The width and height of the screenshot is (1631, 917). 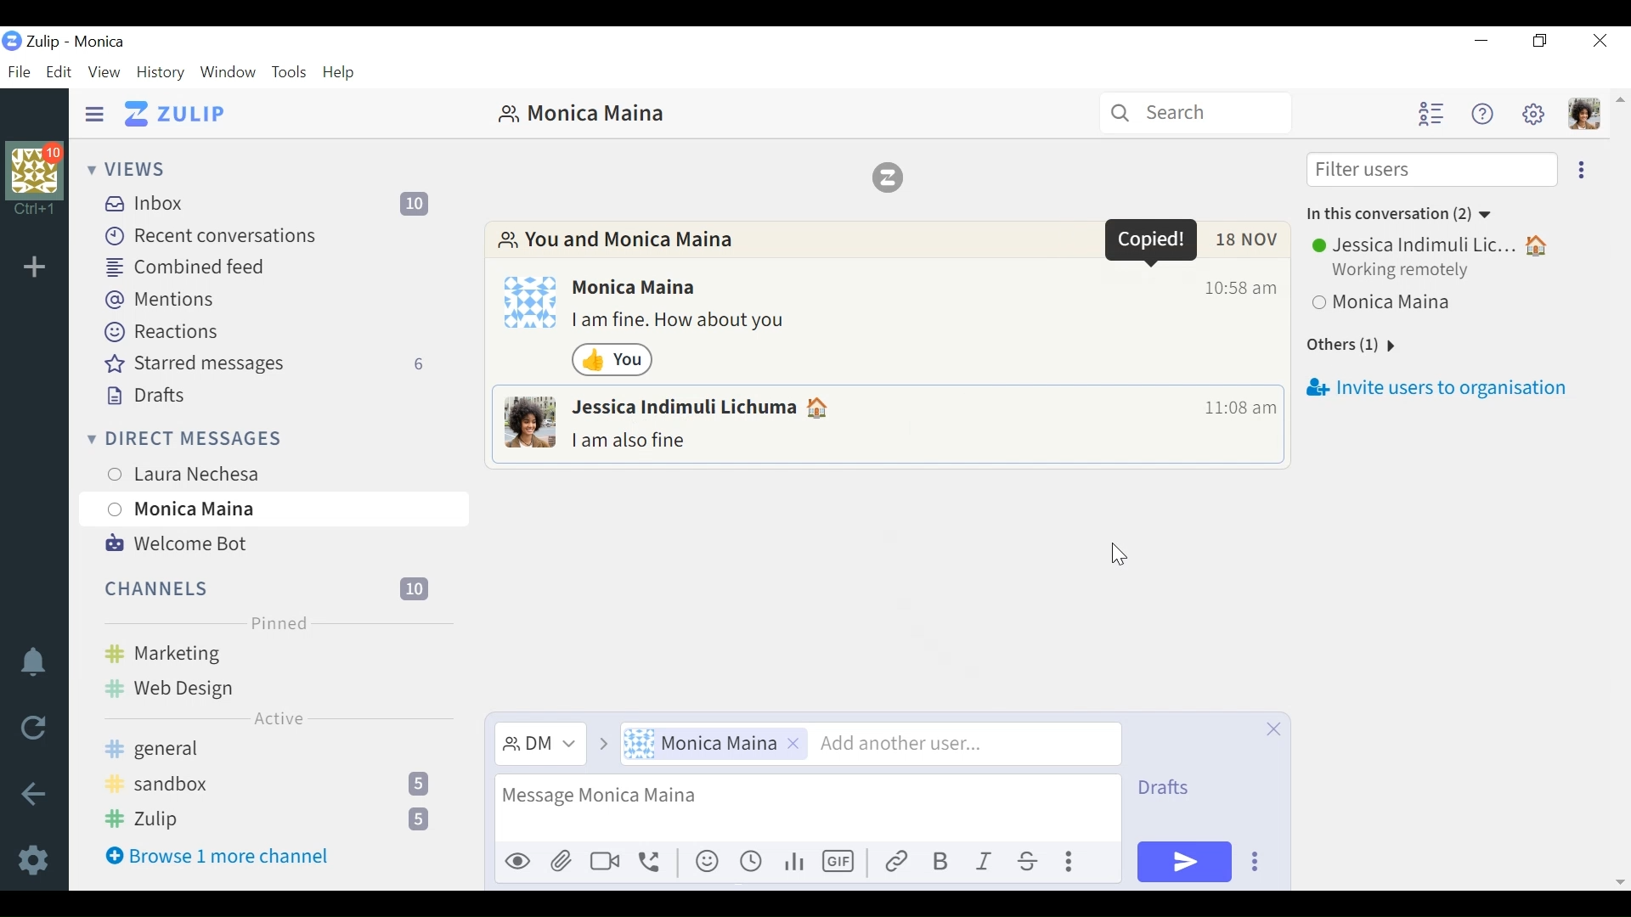 I want to click on Emoji reaction, so click(x=613, y=360).